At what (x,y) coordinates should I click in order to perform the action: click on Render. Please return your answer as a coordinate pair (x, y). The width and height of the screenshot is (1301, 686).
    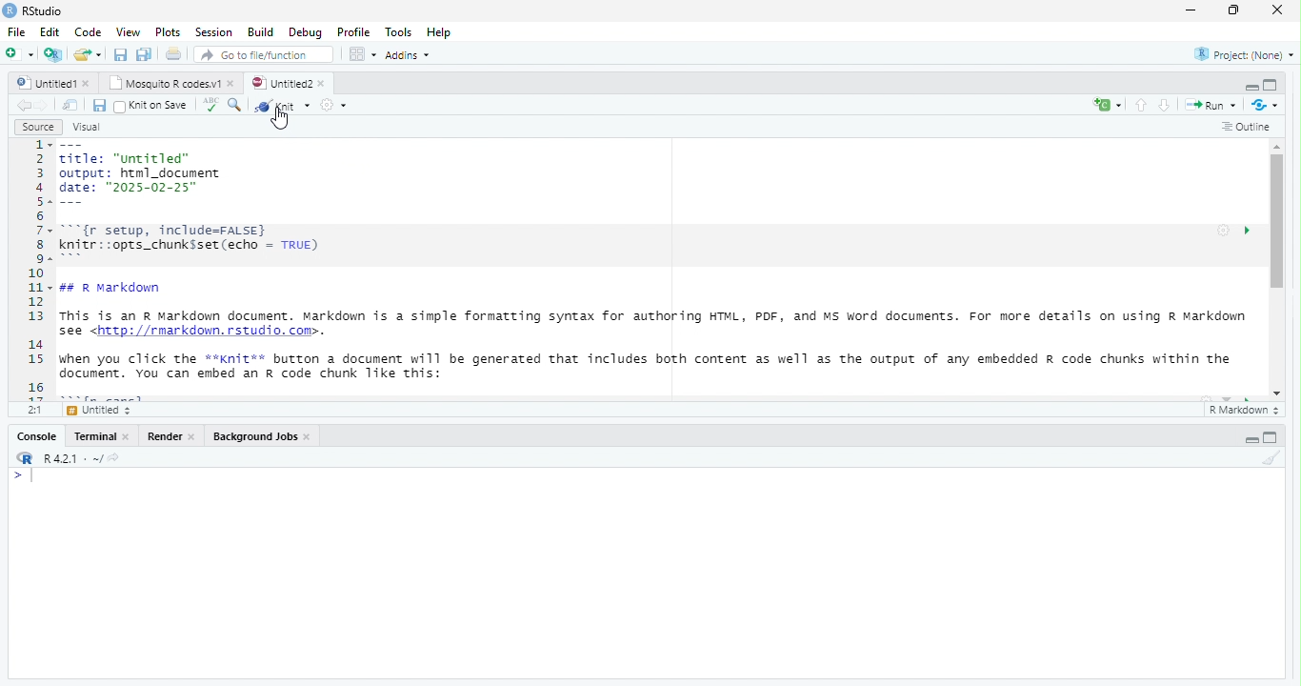
    Looking at the image, I should click on (166, 436).